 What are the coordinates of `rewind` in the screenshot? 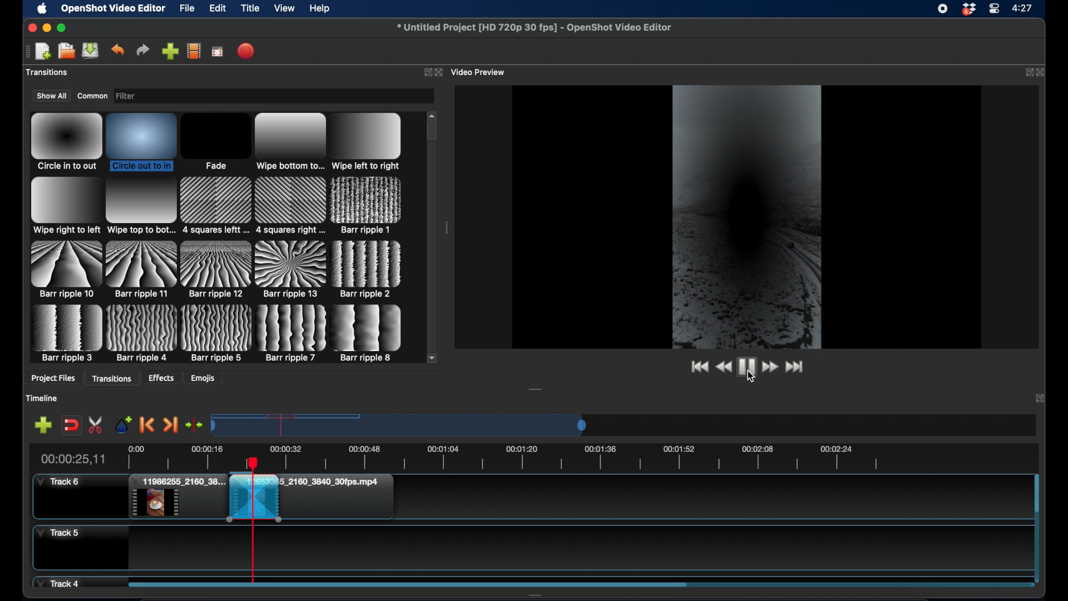 It's located at (724, 368).